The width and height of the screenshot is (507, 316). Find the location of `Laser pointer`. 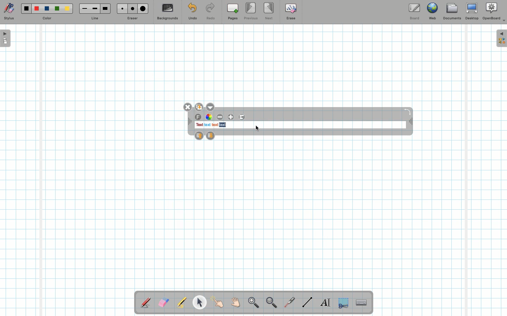

Laser pointer is located at coordinates (288, 303).